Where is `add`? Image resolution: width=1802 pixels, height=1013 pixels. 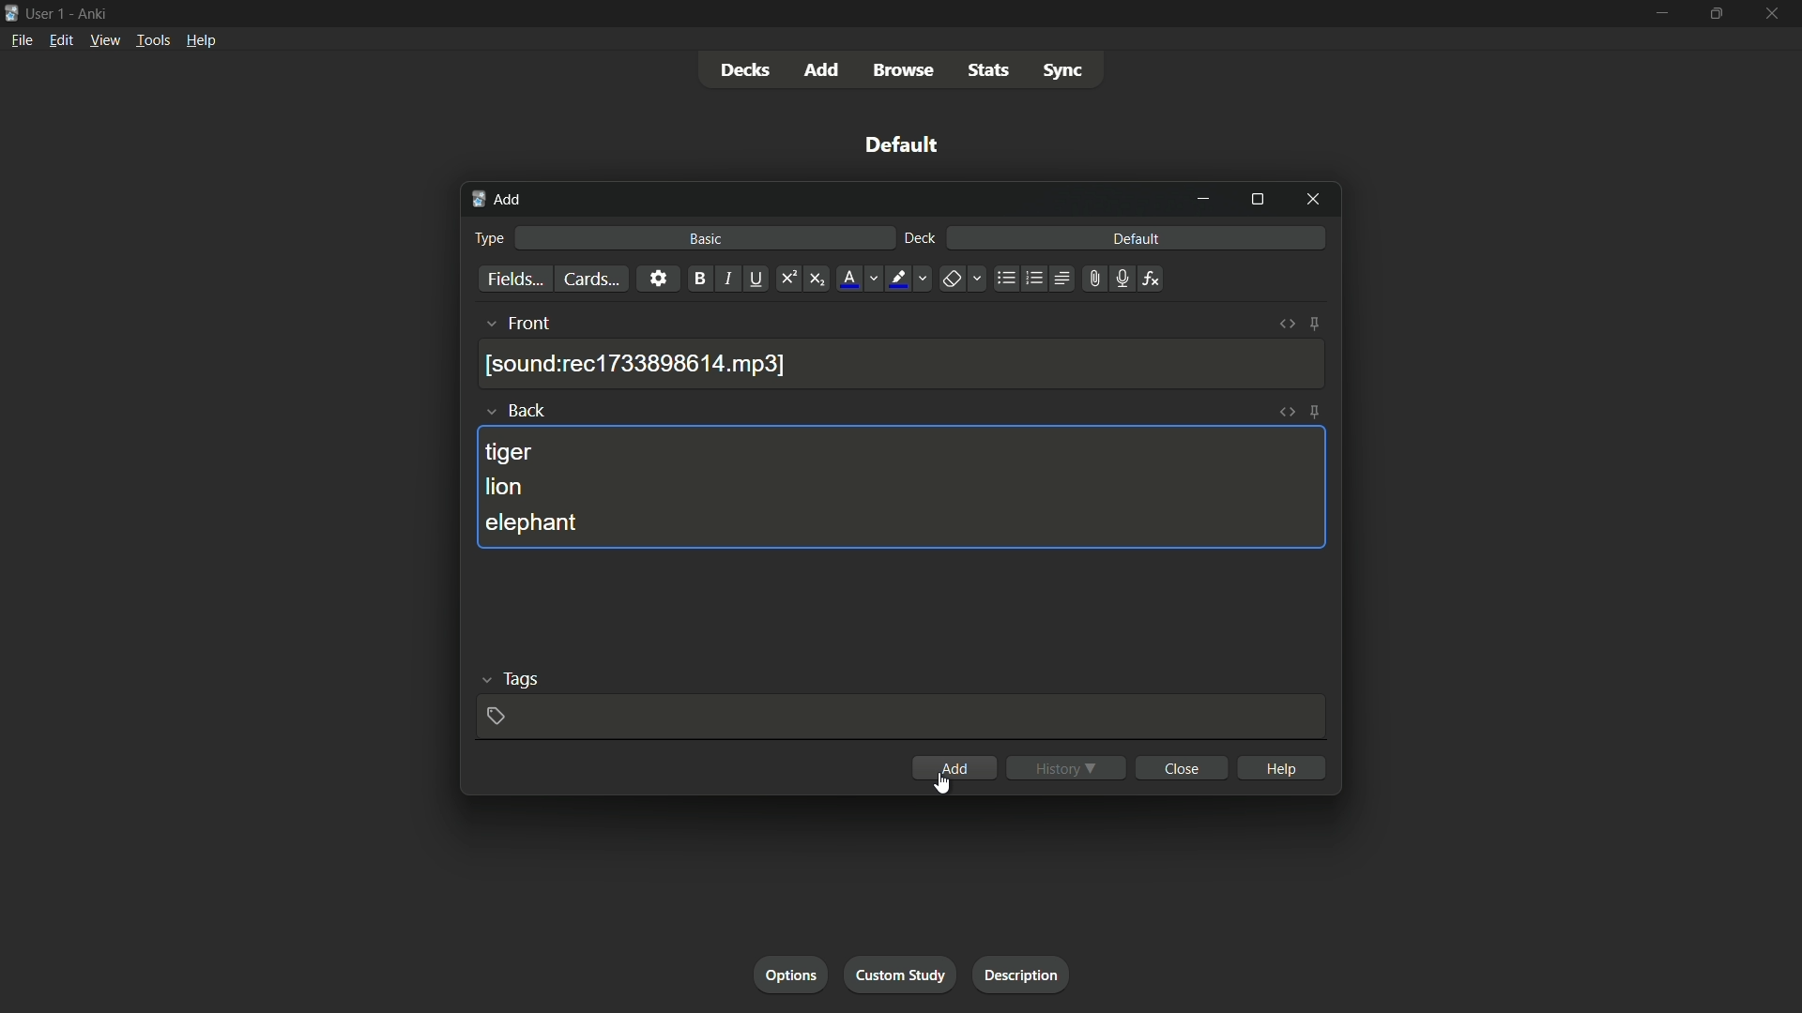
add is located at coordinates (496, 201).